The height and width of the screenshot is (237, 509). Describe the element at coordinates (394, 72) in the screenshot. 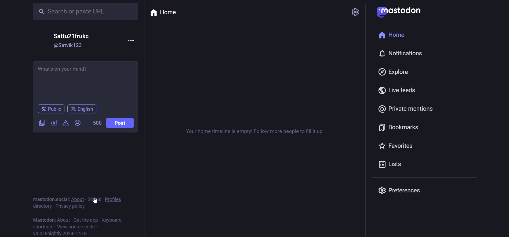

I see `explore` at that location.